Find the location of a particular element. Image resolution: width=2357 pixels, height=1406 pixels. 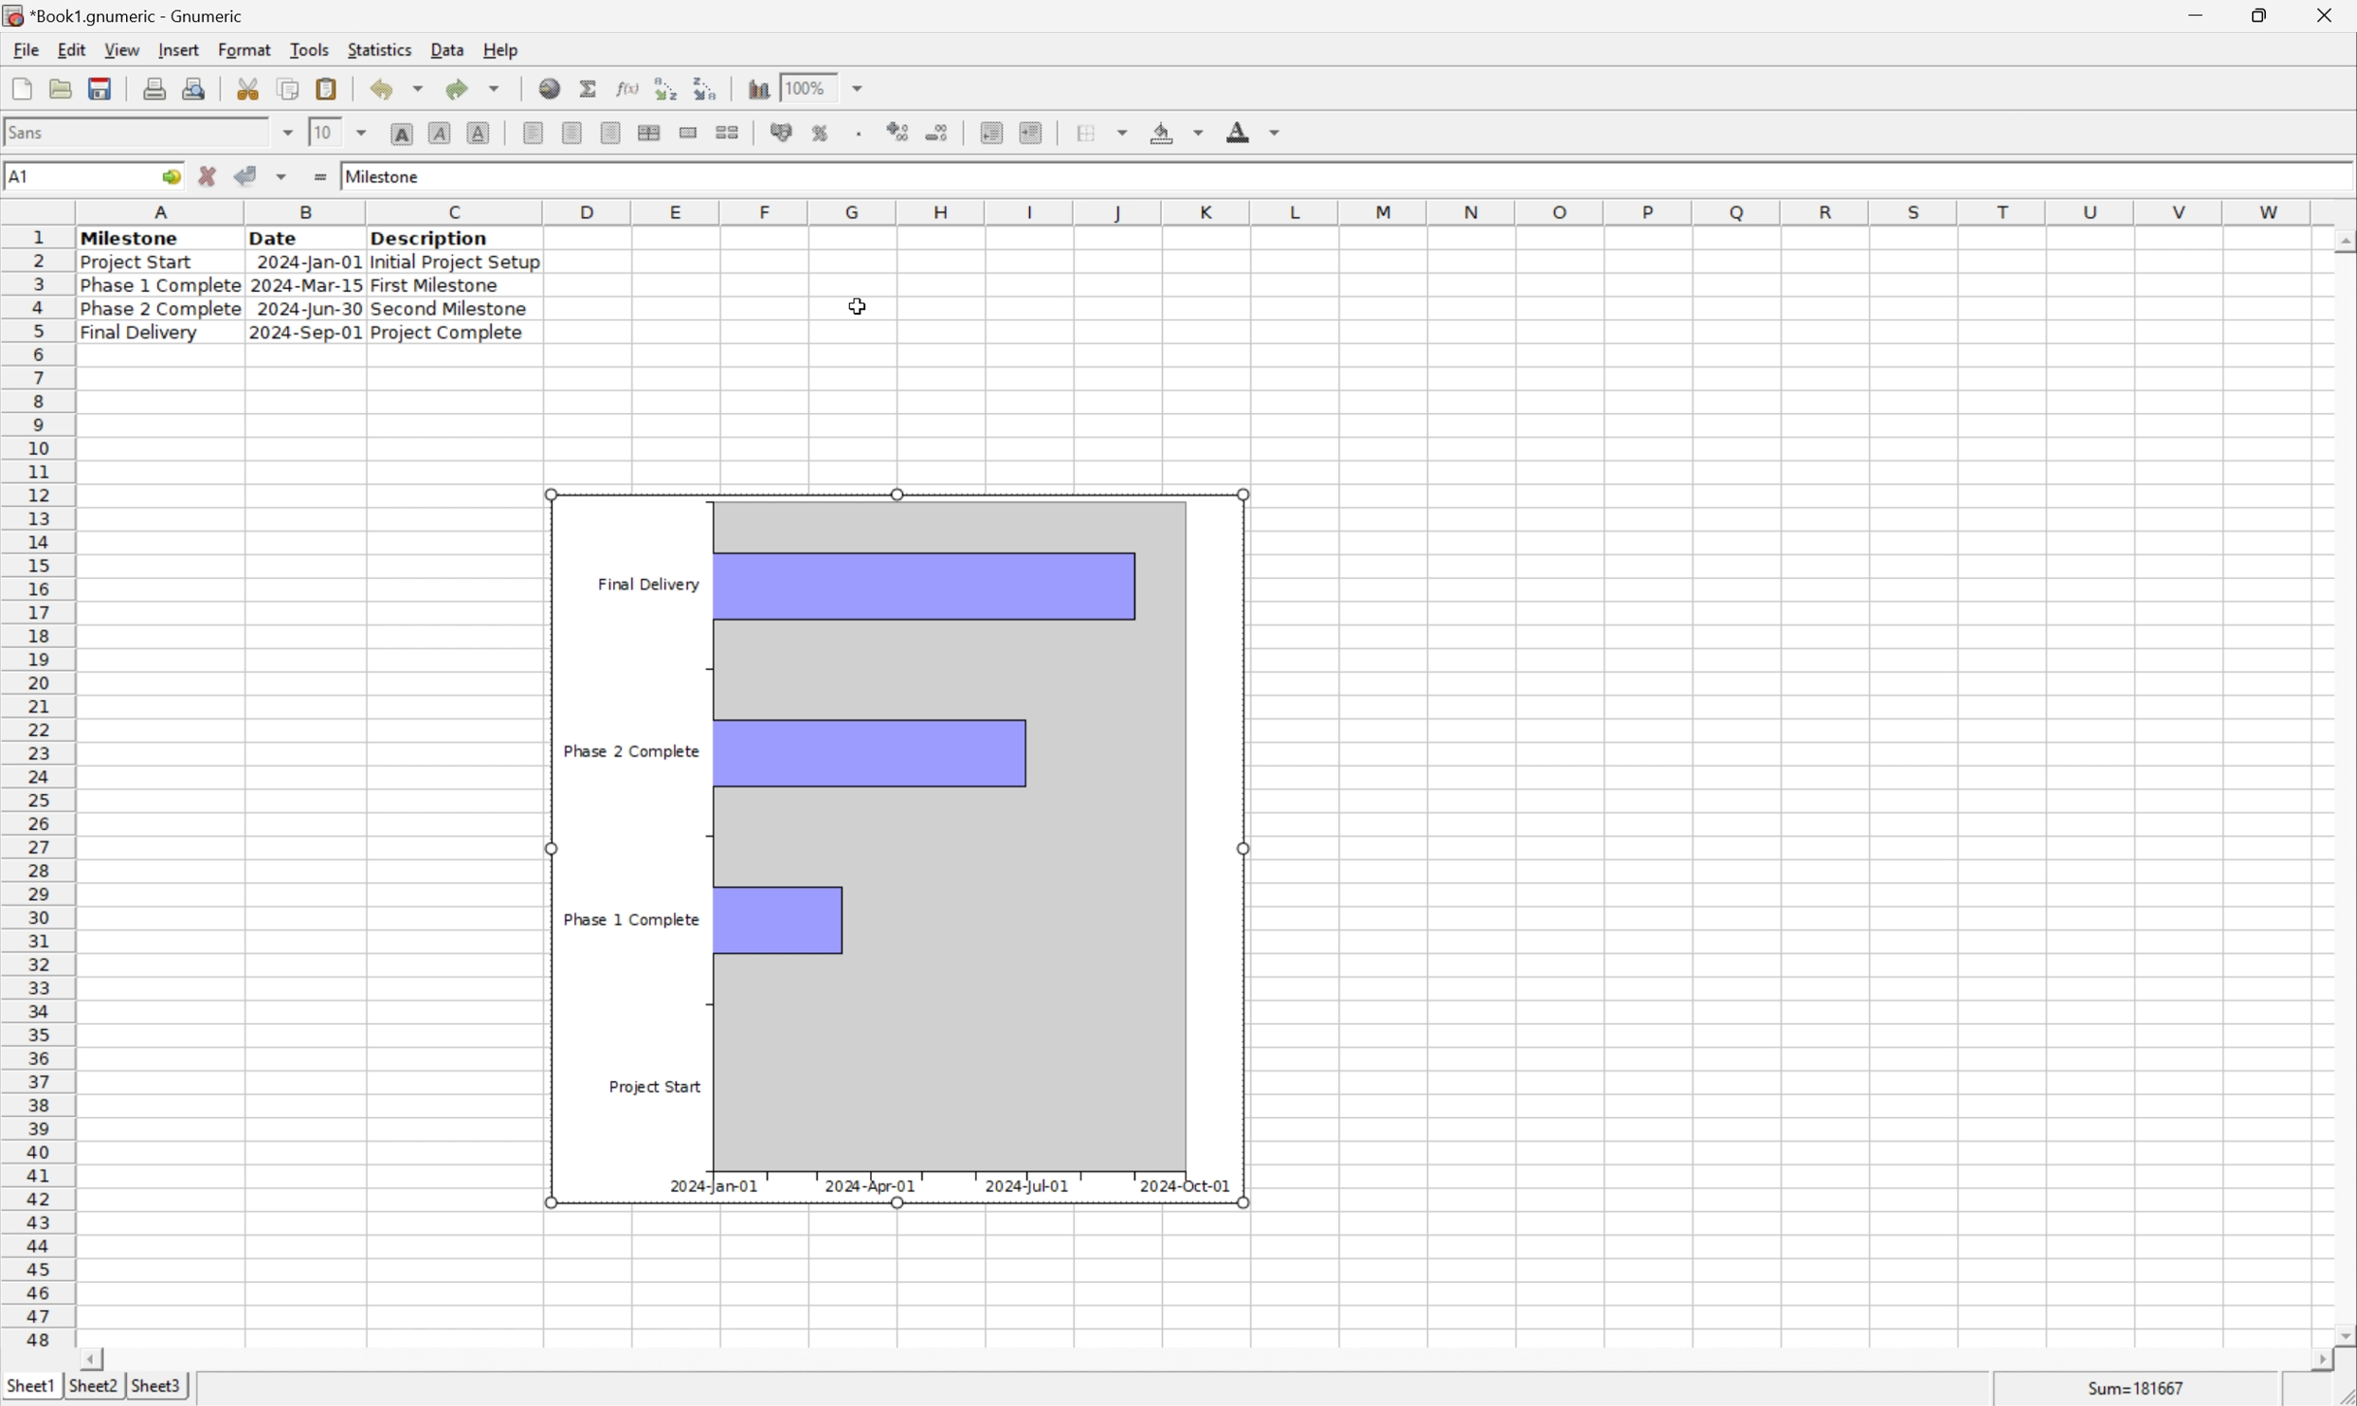

undo is located at coordinates (402, 90).